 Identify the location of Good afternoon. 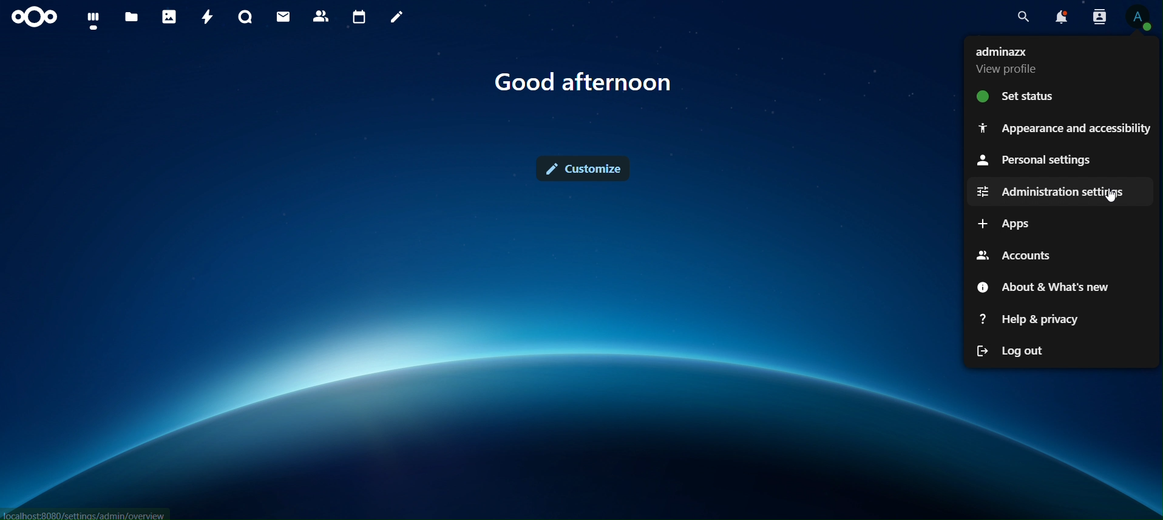
(583, 84).